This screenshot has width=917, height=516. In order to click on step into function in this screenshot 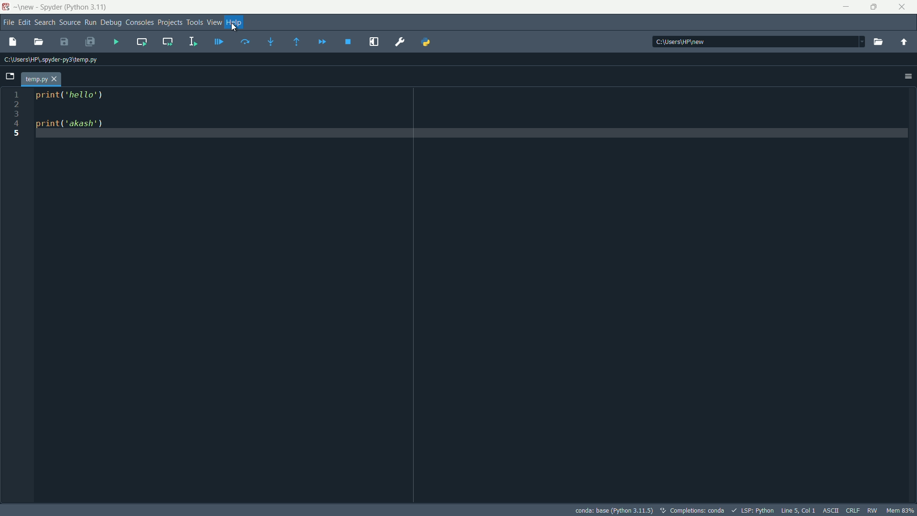, I will do `click(271, 42)`.